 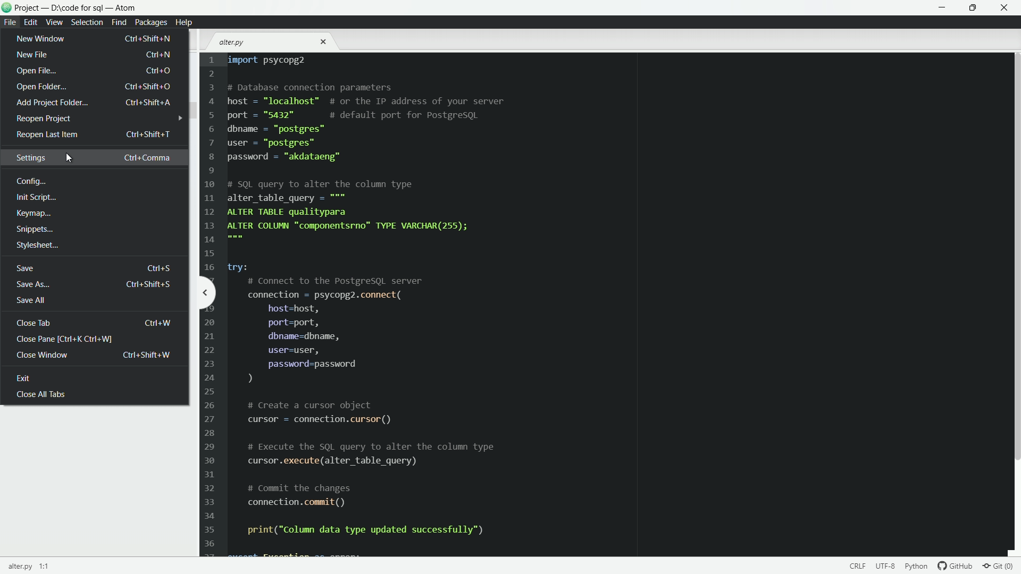 I want to click on github, so click(x=957, y=565).